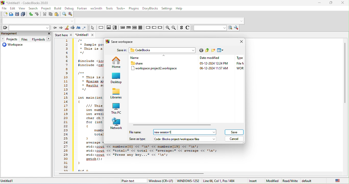 This screenshot has height=184, width=349. What do you see at coordinates (241, 21) in the screenshot?
I see `dropdown` at bounding box center [241, 21].